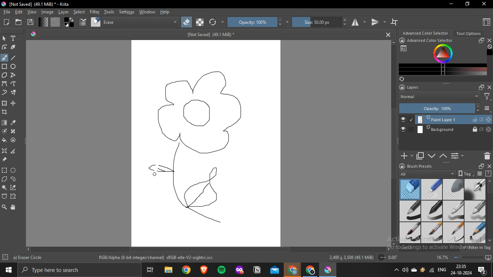  What do you see at coordinates (477, 211) in the screenshot?
I see `basic 4 opacity` at bounding box center [477, 211].